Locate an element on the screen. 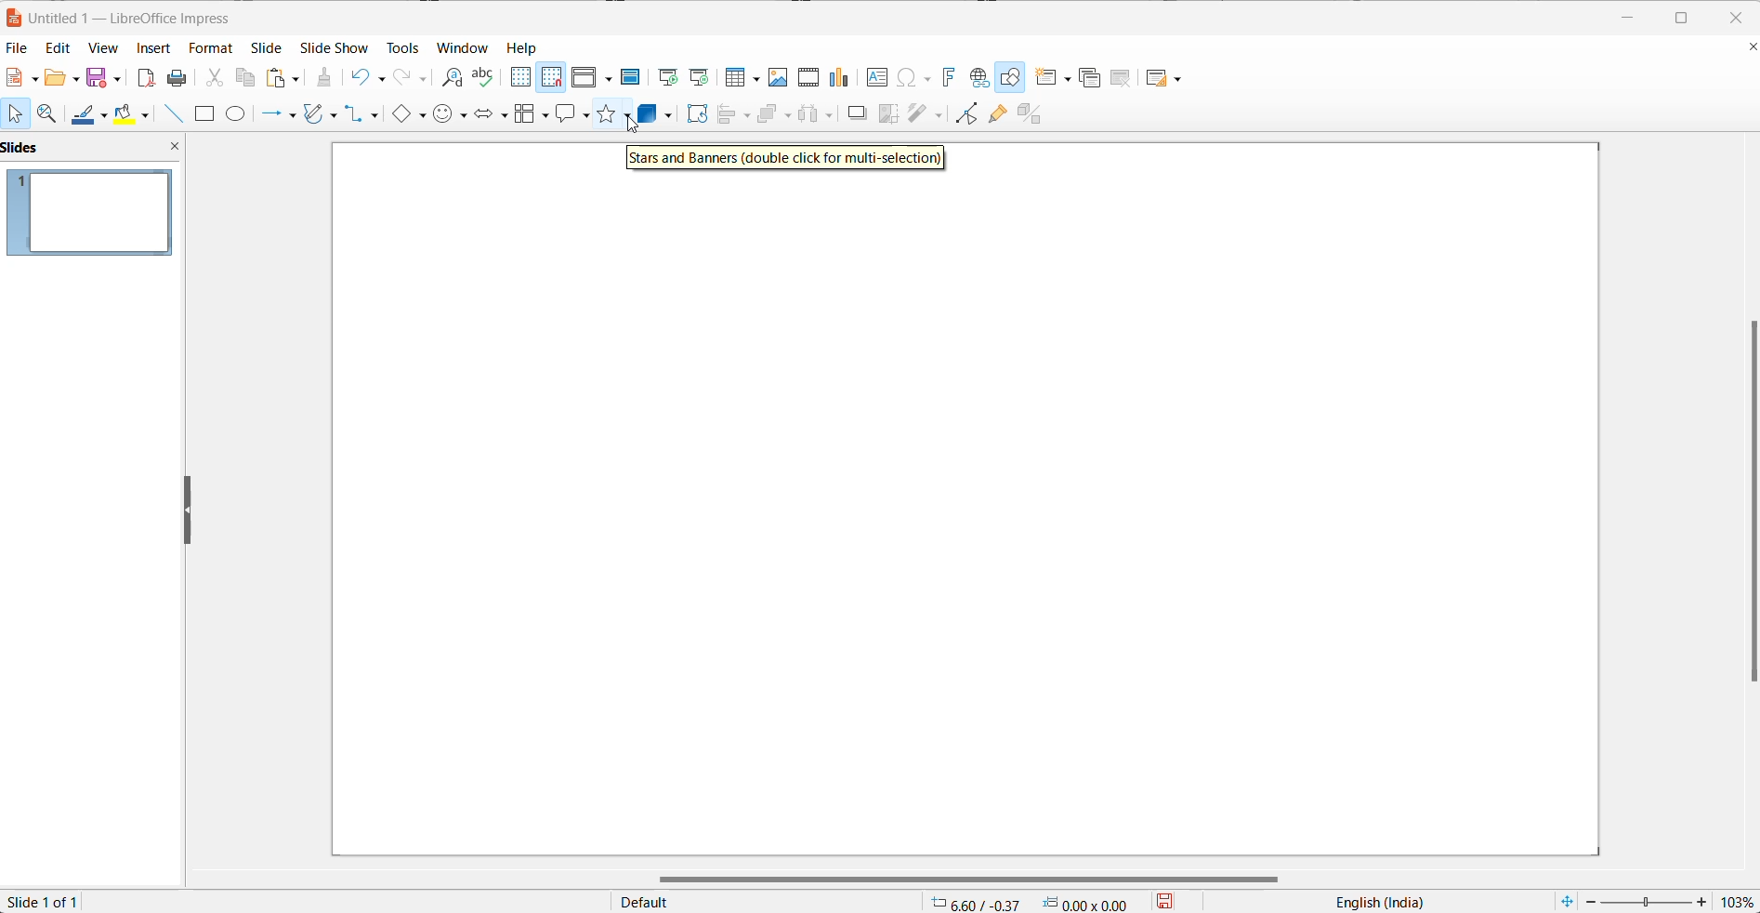 Image resolution: width=1760 pixels, height=913 pixels. Show draw function is located at coordinates (1012, 77).